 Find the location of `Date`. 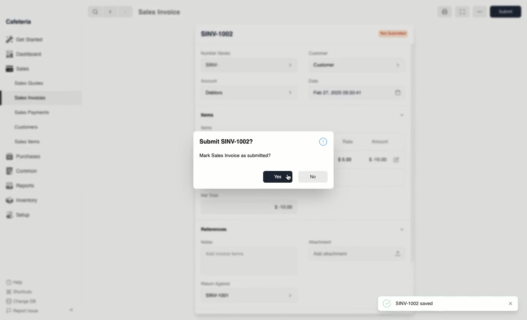

Date is located at coordinates (316, 81).